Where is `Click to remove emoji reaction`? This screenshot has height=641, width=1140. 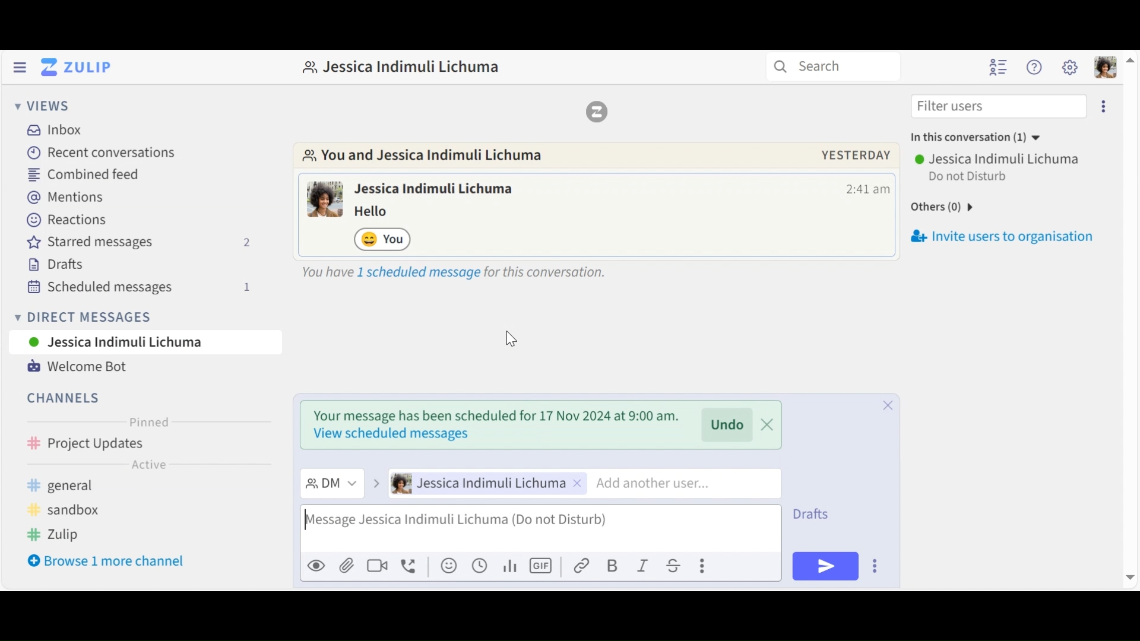
Click to remove emoji reaction is located at coordinates (384, 239).